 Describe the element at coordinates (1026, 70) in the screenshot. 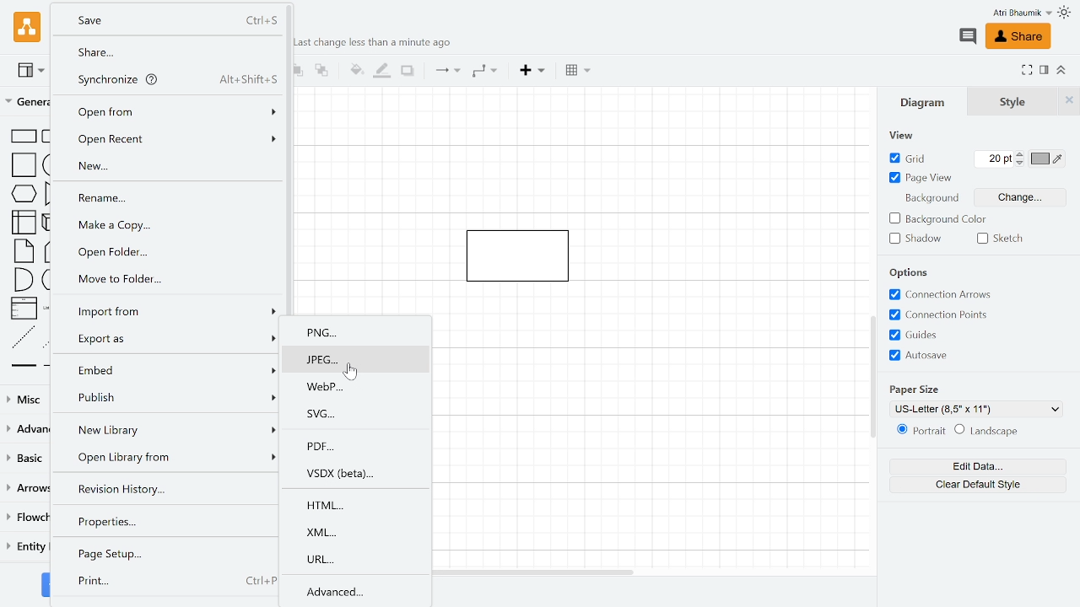

I see `Fullscreen` at that location.